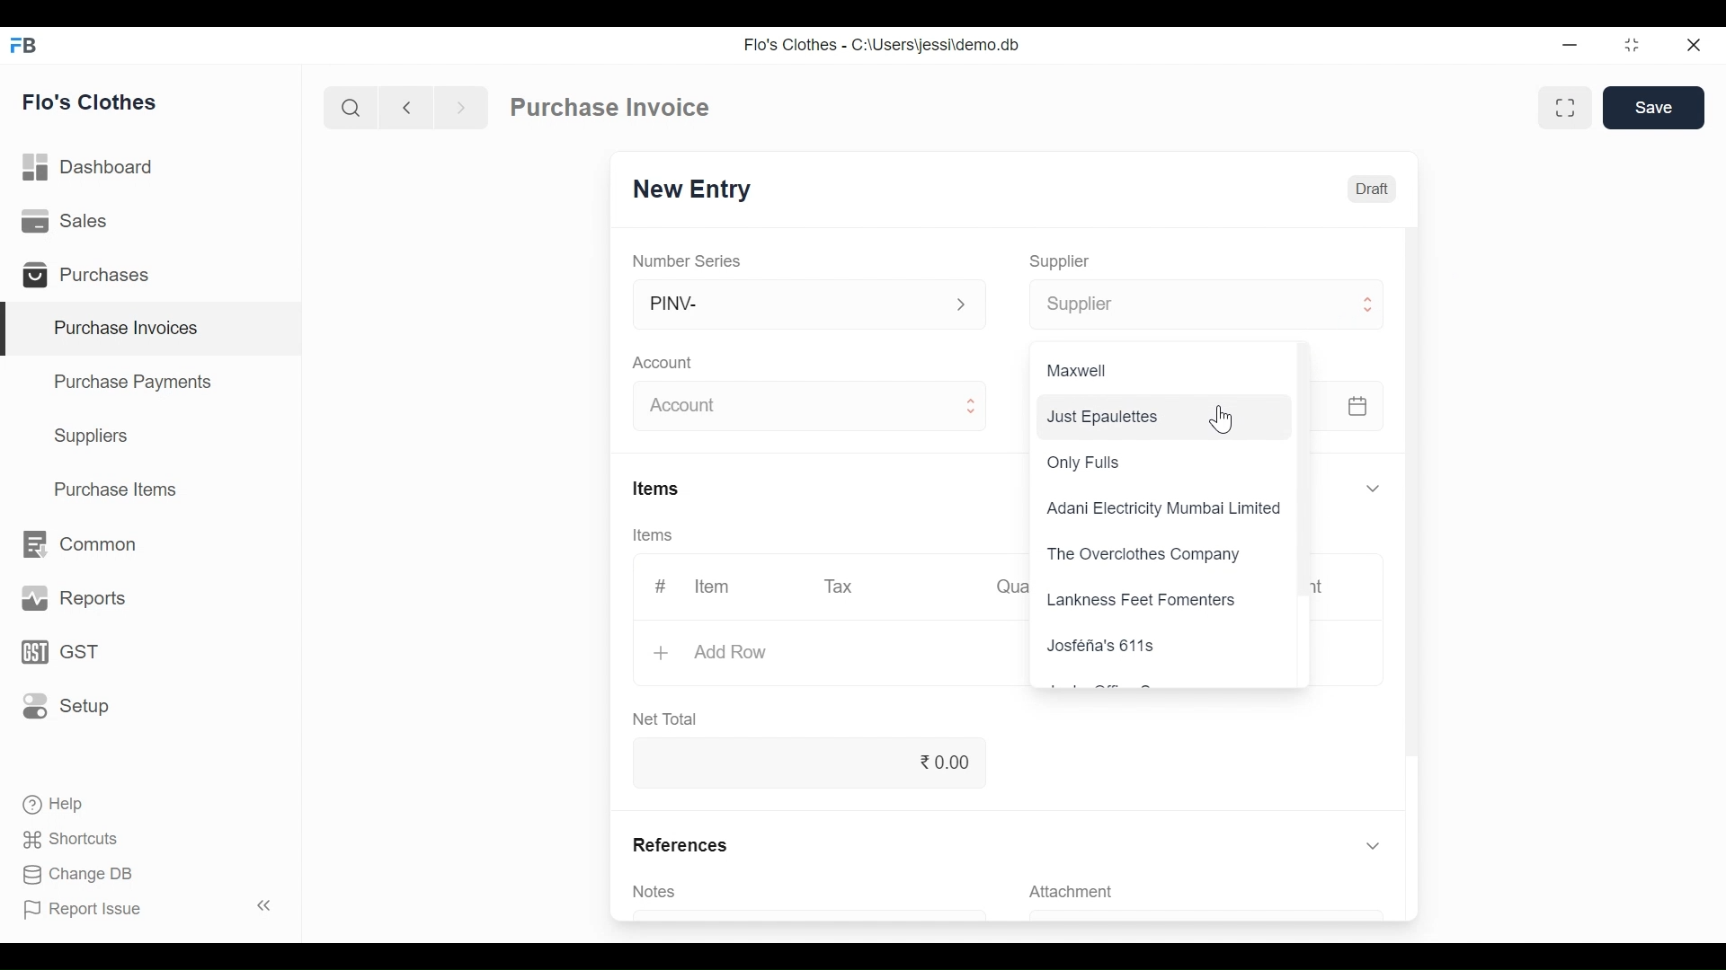 Image resolution: width=1726 pixels, height=970 pixels. I want to click on Expand, so click(1371, 309).